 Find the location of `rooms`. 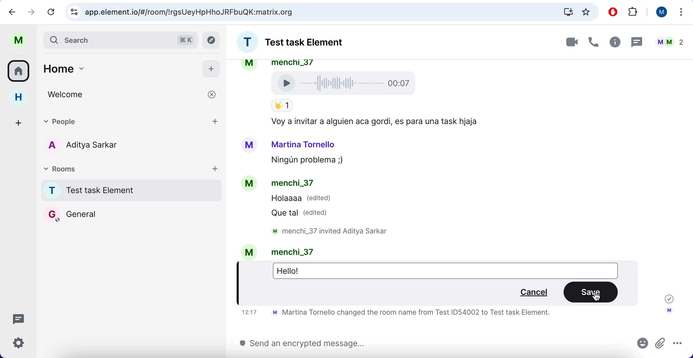

rooms is located at coordinates (123, 171).